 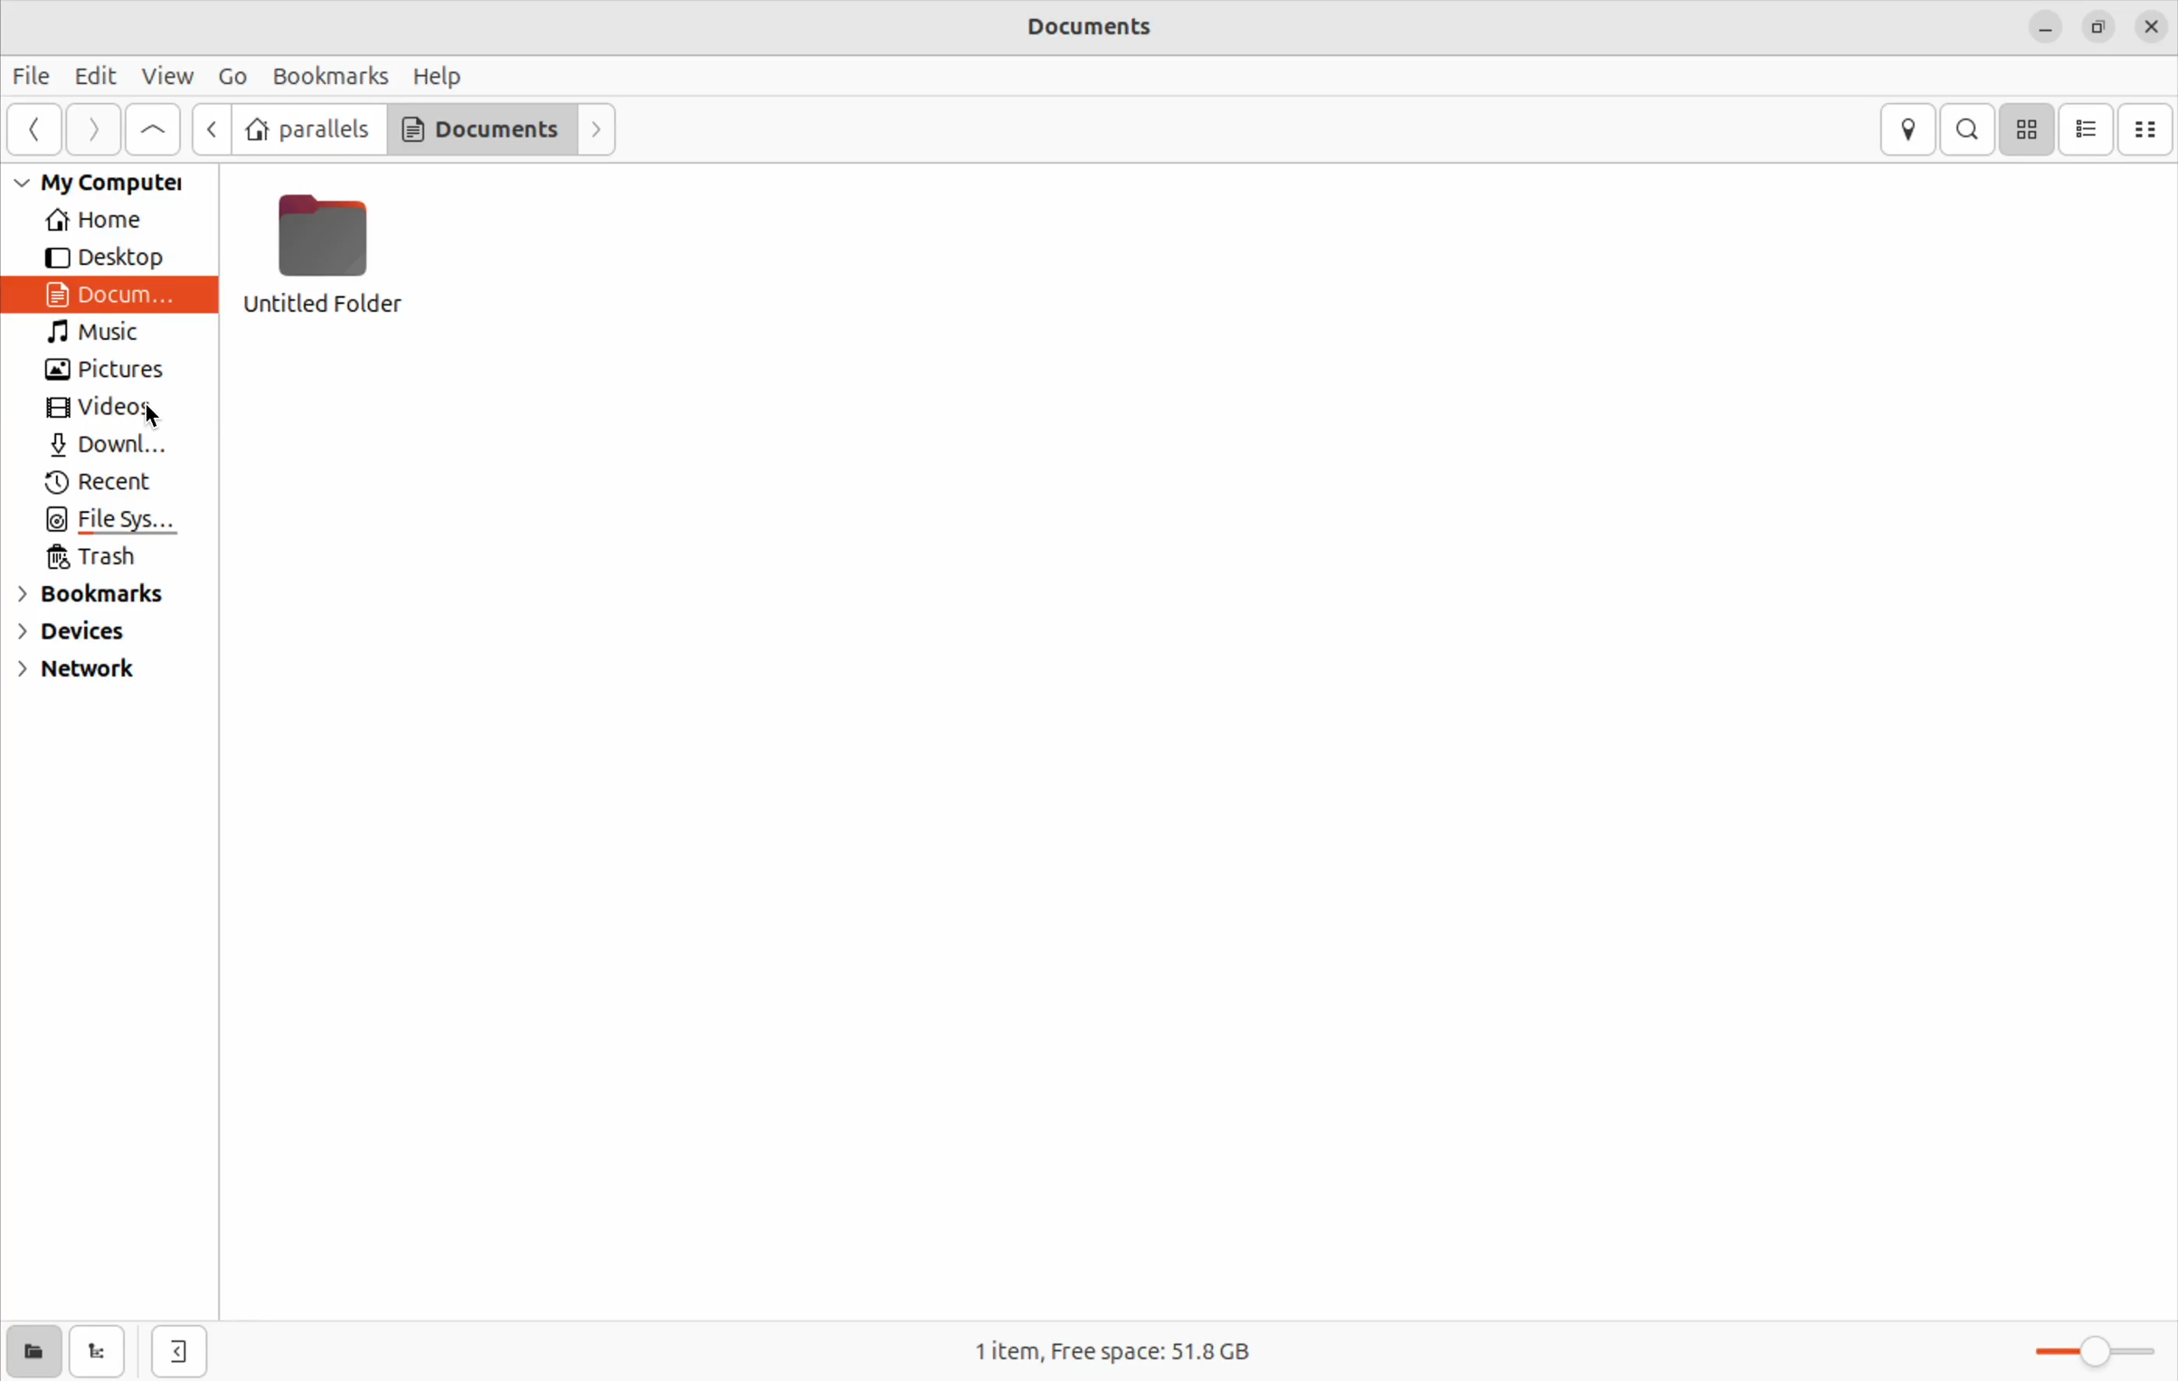 I want to click on My Computer, so click(x=114, y=186).